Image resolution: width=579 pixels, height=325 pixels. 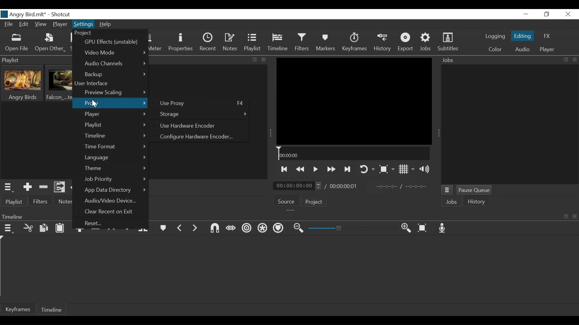 I want to click on Timeline, so click(x=278, y=42).